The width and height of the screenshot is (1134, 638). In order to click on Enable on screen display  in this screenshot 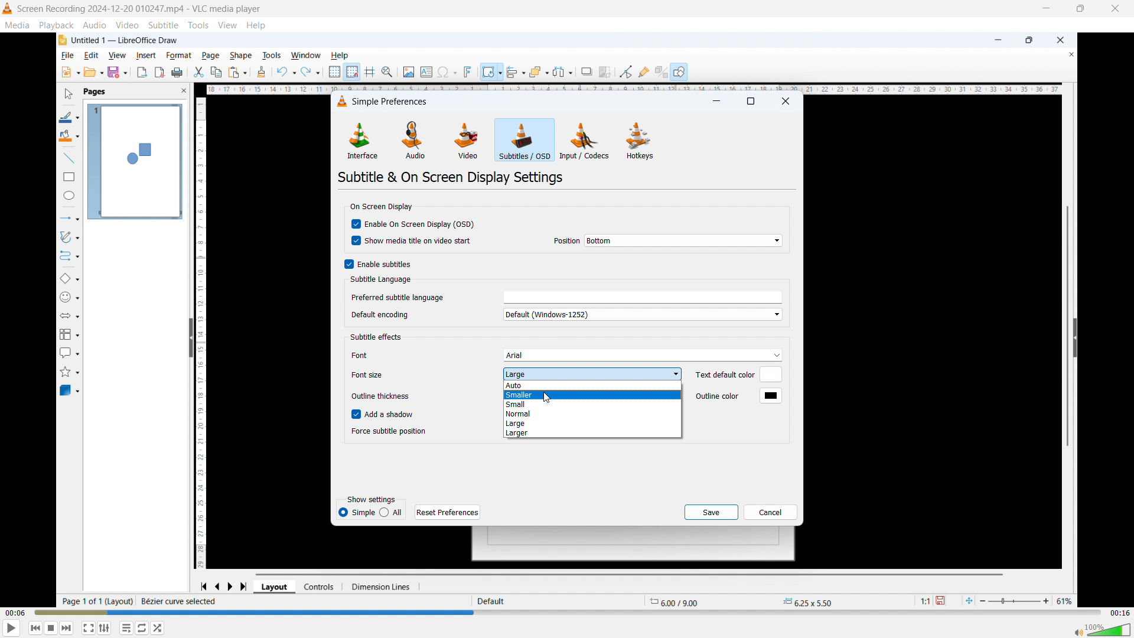, I will do `click(412, 223)`.